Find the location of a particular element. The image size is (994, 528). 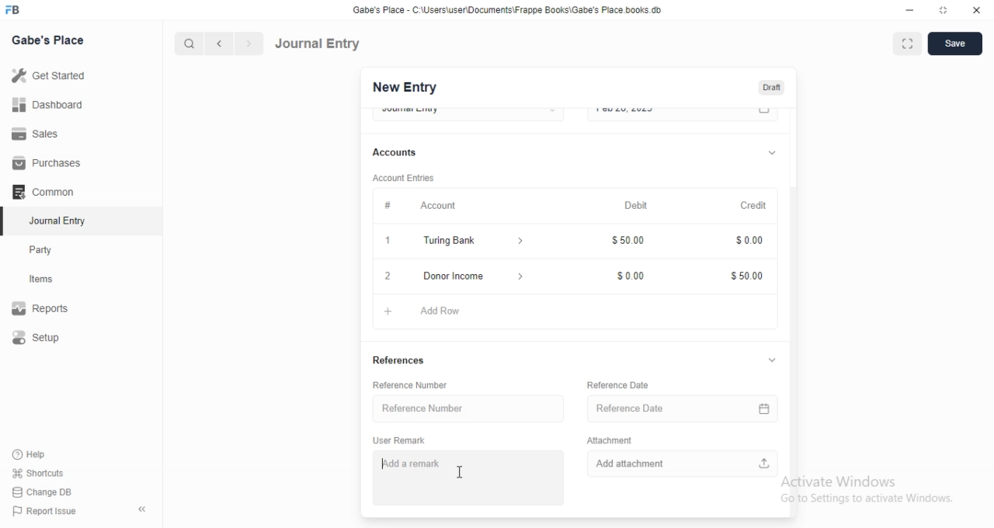

minimize is located at coordinates (909, 12).